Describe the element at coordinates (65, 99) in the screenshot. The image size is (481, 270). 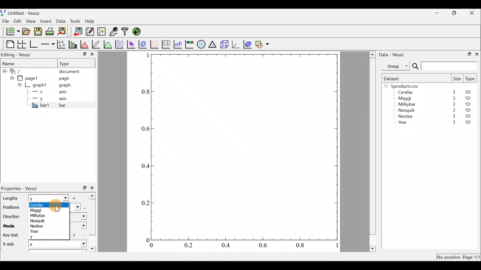
I see `axis` at that location.